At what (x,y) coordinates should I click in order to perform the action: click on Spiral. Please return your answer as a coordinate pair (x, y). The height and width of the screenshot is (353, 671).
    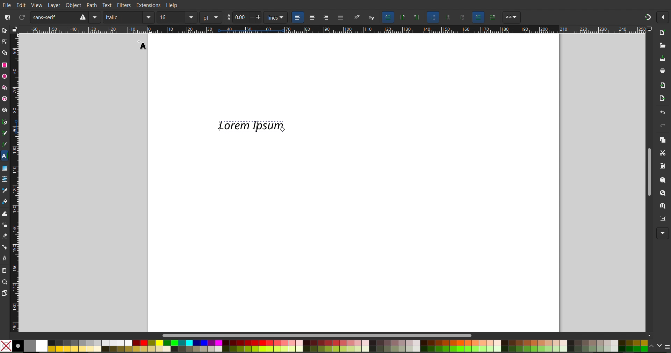
    Looking at the image, I should click on (5, 110).